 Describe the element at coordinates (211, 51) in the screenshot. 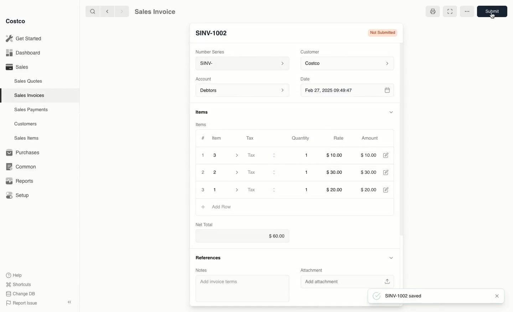

I see `Number Series` at that location.